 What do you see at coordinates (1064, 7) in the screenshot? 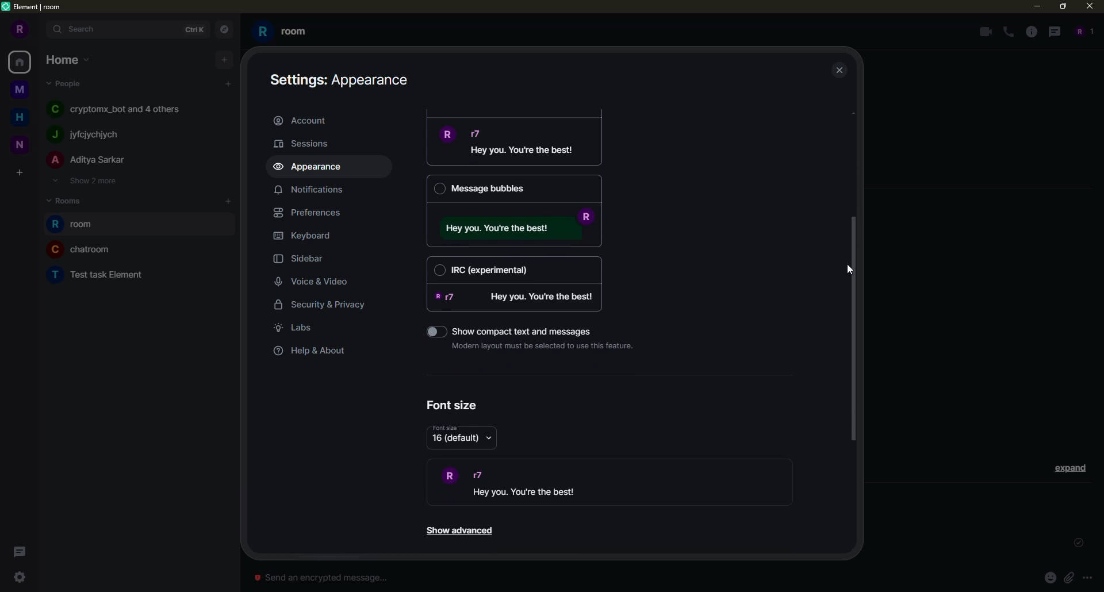
I see `maximize` at bounding box center [1064, 7].